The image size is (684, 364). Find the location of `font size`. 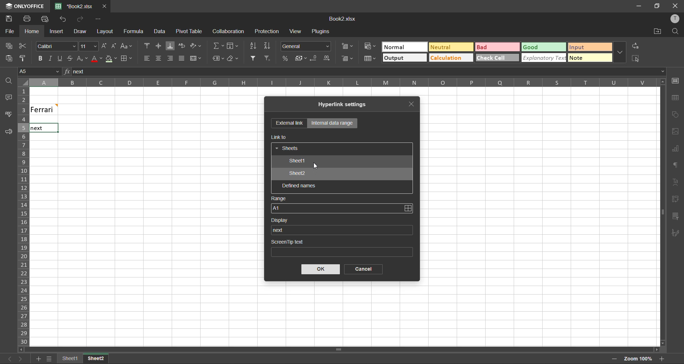

font size is located at coordinates (89, 46).